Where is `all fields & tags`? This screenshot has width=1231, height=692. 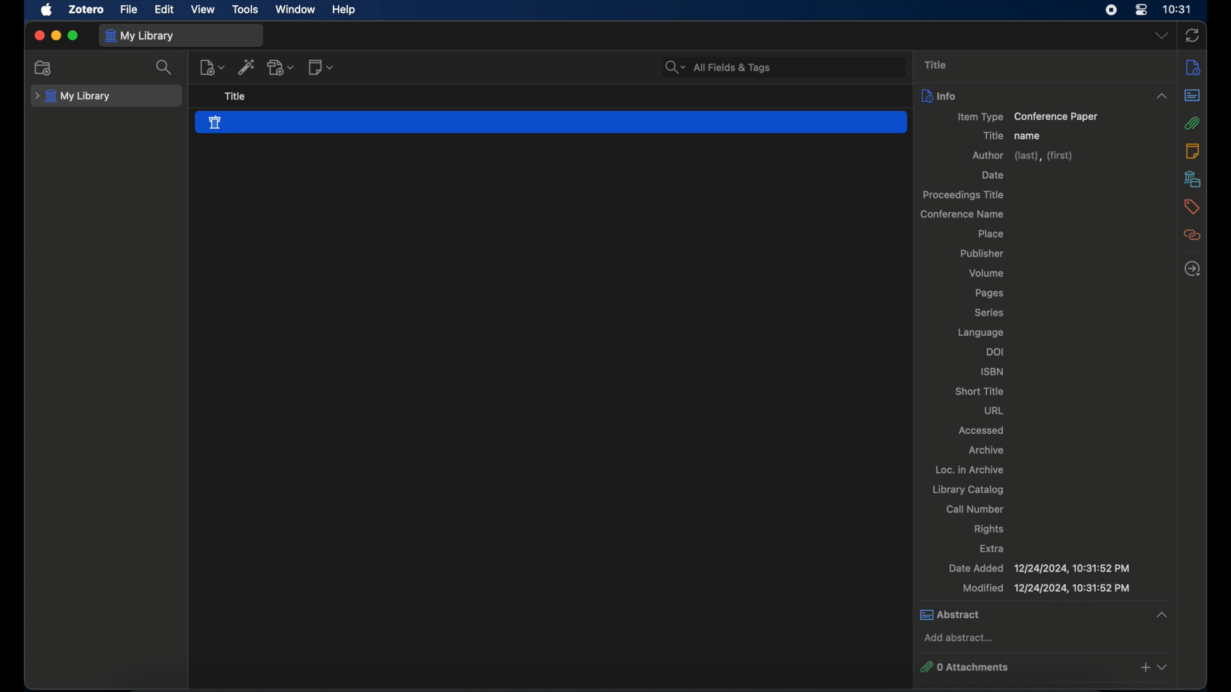
all fields & tags is located at coordinates (718, 67).